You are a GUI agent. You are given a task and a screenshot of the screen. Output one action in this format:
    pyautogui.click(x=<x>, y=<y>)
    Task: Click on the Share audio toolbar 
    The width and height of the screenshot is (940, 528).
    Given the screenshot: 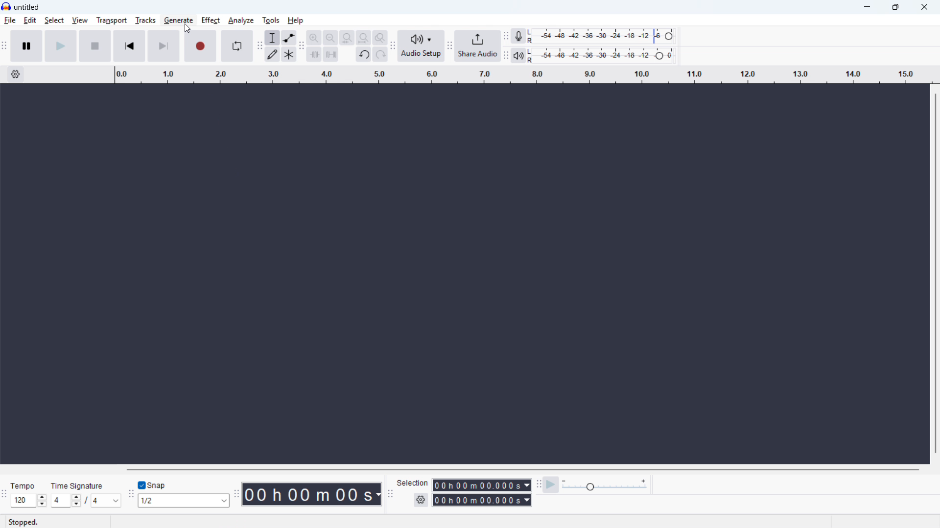 What is the action you would take?
    pyautogui.click(x=450, y=45)
    